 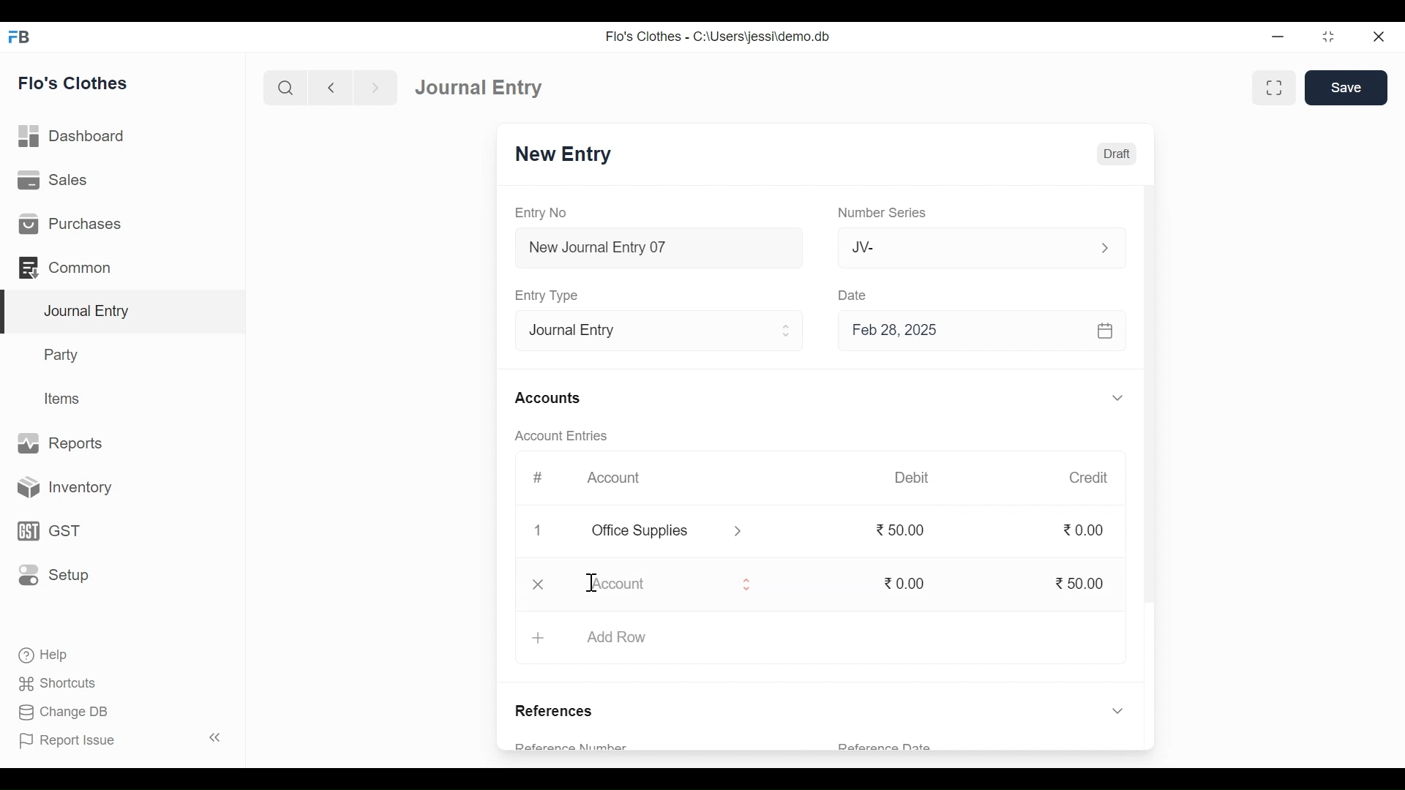 I want to click on Date, so click(x=857, y=296).